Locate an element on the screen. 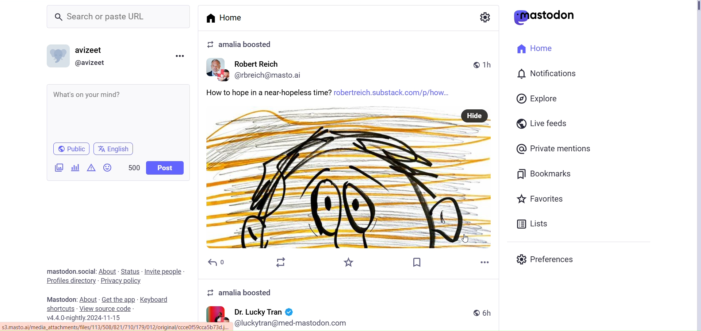  link is located at coordinates (393, 91).